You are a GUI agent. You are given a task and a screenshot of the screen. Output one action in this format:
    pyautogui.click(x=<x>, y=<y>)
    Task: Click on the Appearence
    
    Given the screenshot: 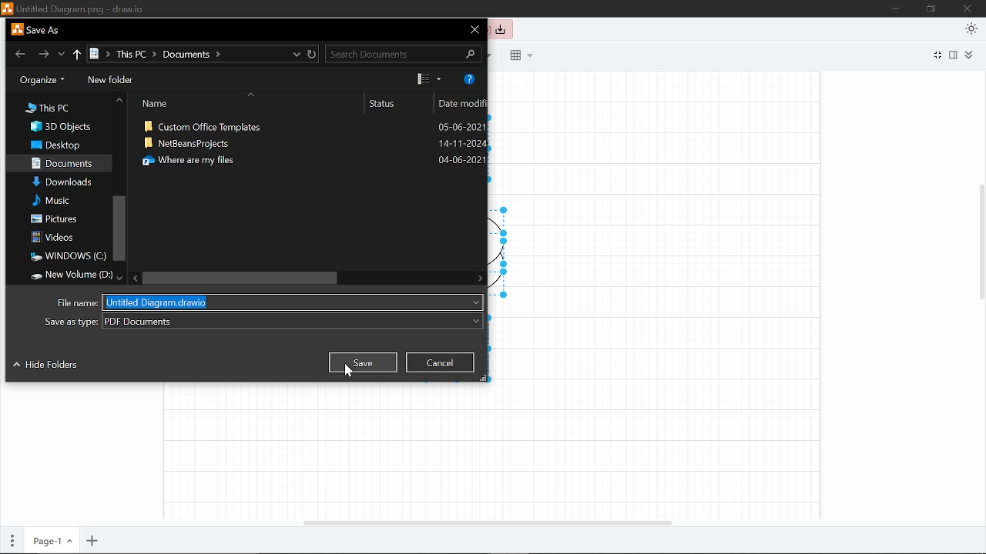 What is the action you would take?
    pyautogui.click(x=971, y=28)
    